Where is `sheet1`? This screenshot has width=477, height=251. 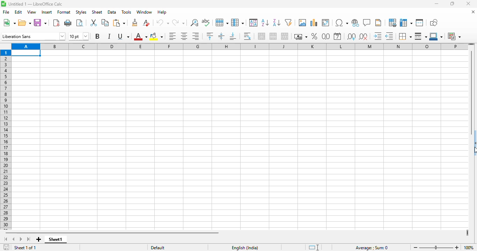 sheet1 is located at coordinates (56, 239).